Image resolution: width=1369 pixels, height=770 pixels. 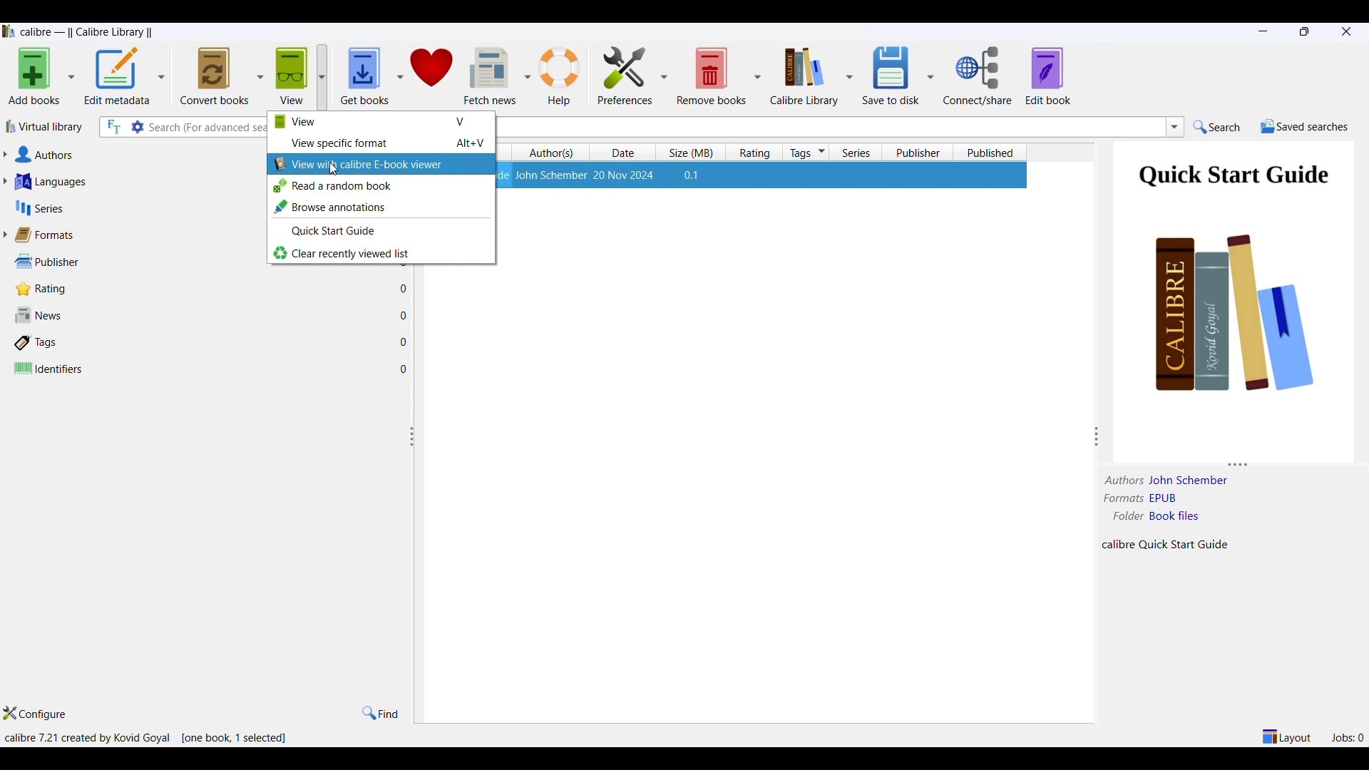 I want to click on view specific format, so click(x=383, y=143).